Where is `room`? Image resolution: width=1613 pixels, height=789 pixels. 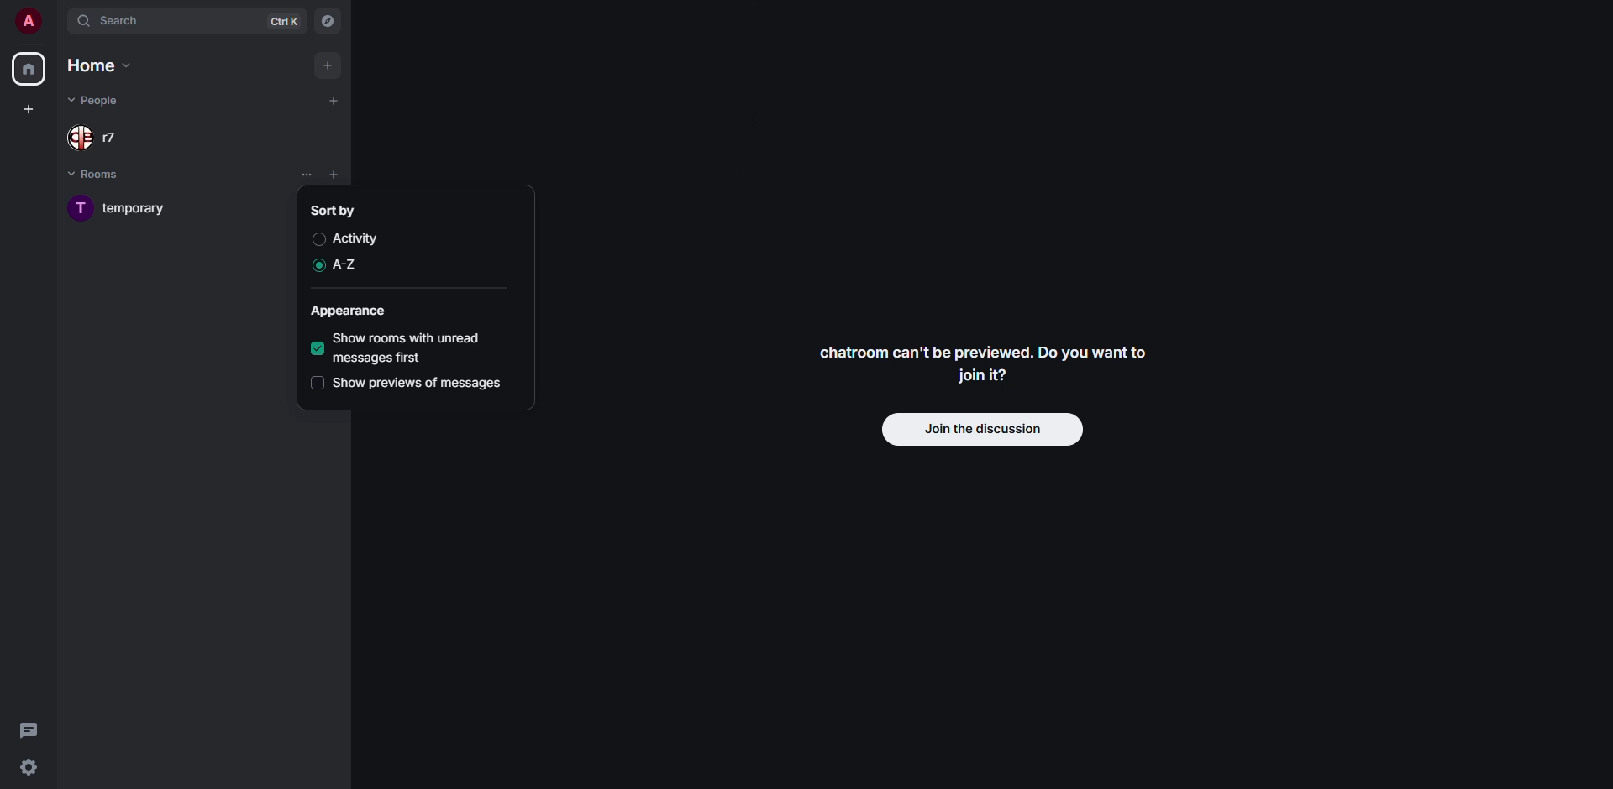 room is located at coordinates (129, 208).